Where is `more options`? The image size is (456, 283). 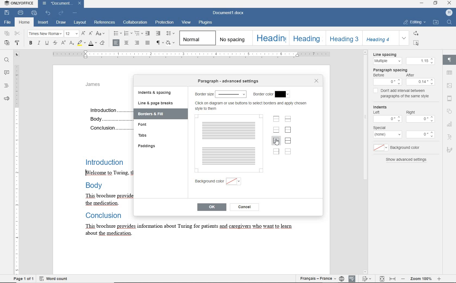
more options is located at coordinates (388, 135).